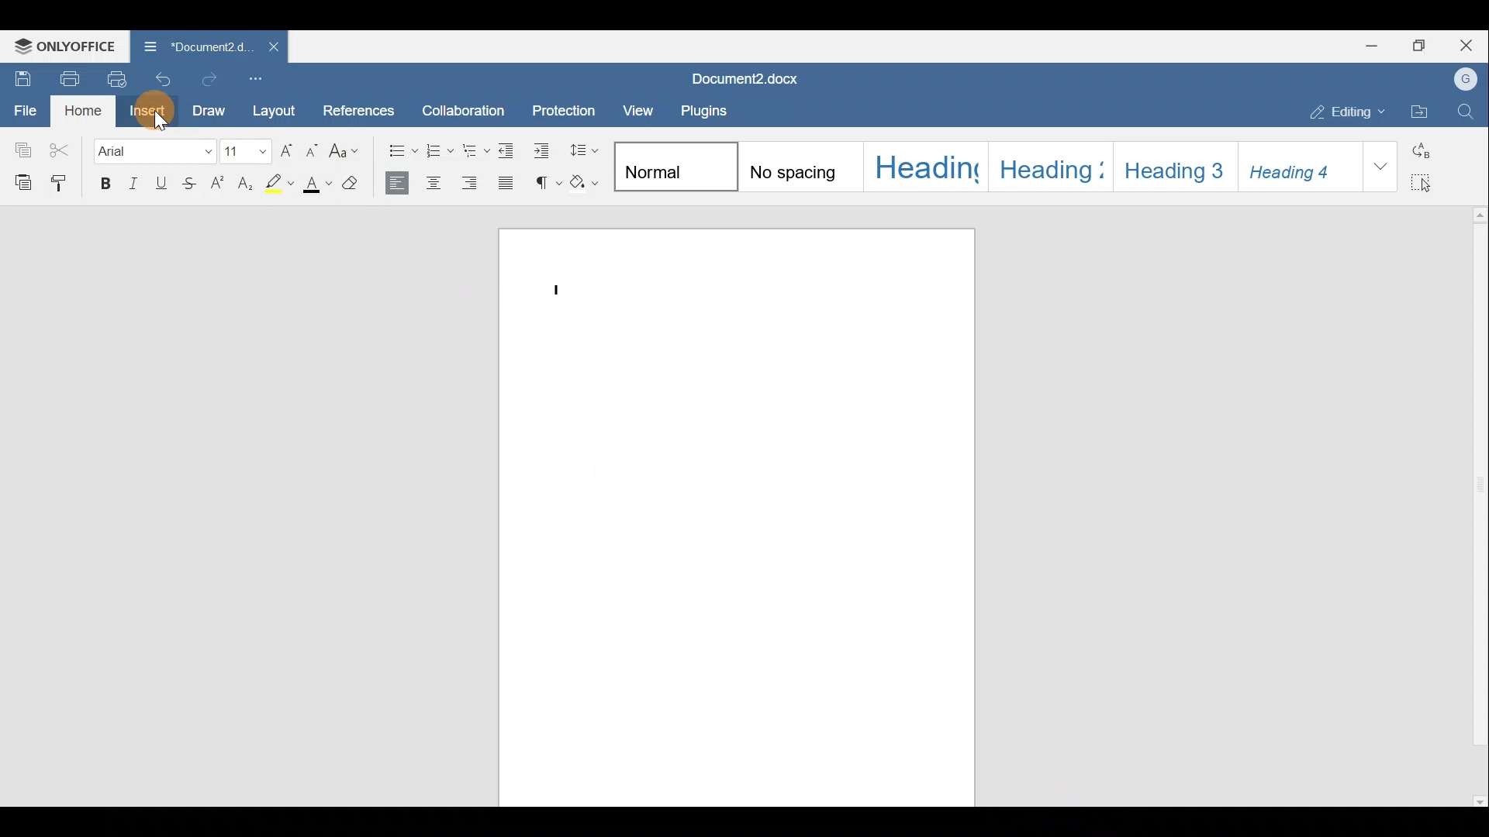 The width and height of the screenshot is (1489, 837). What do you see at coordinates (1467, 80) in the screenshot?
I see `Account name` at bounding box center [1467, 80].